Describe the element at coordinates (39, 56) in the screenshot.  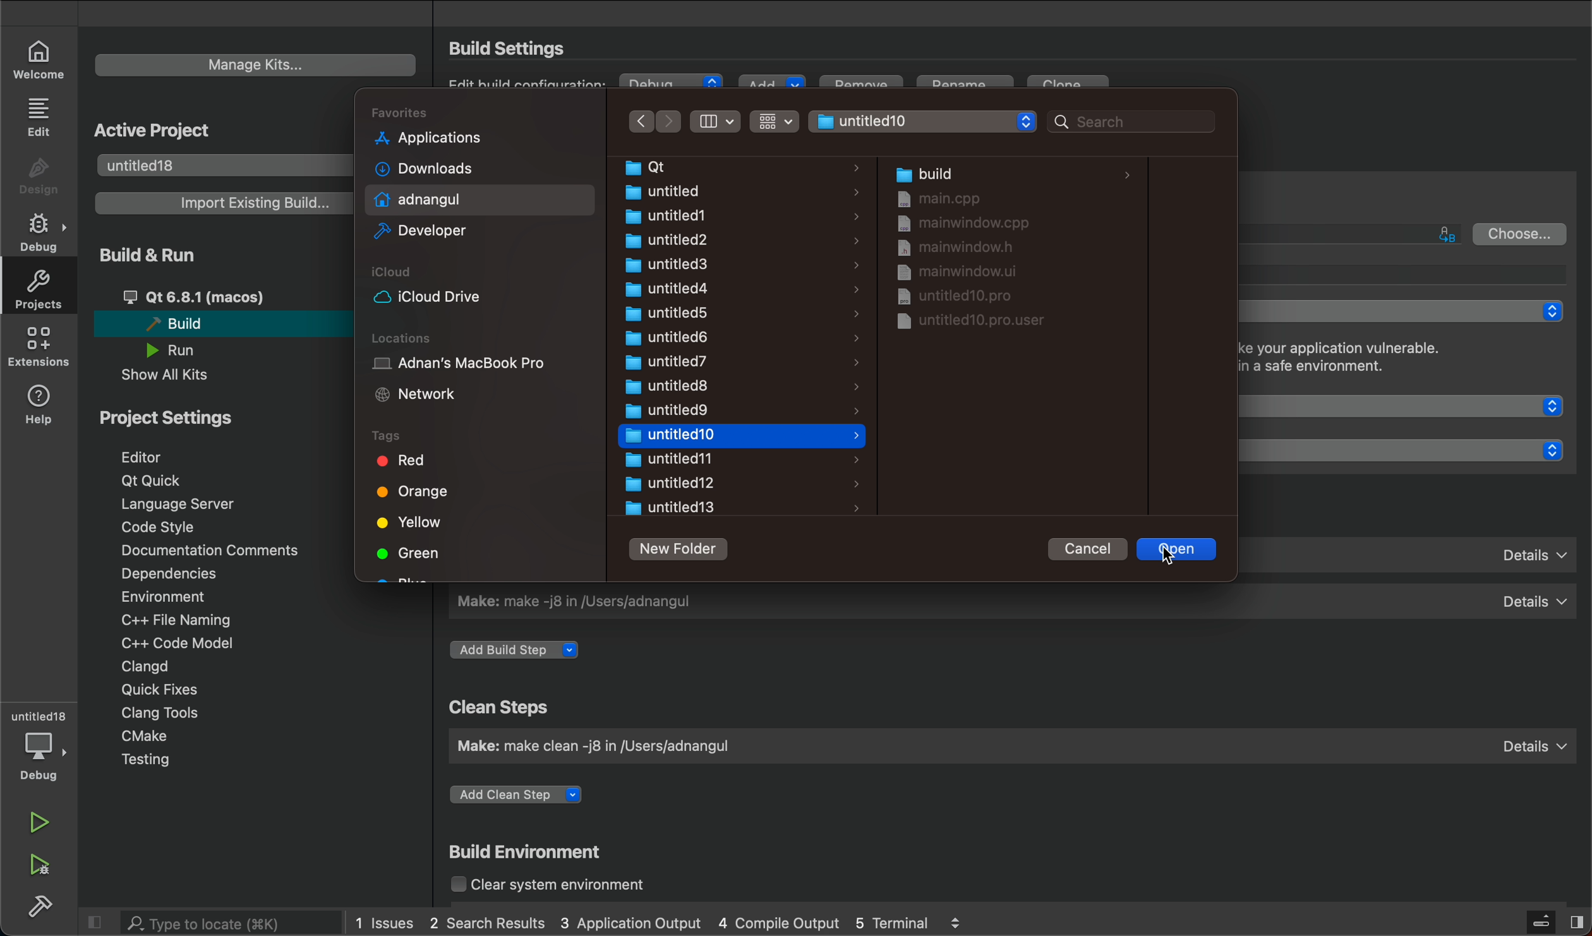
I see `welcome` at that location.